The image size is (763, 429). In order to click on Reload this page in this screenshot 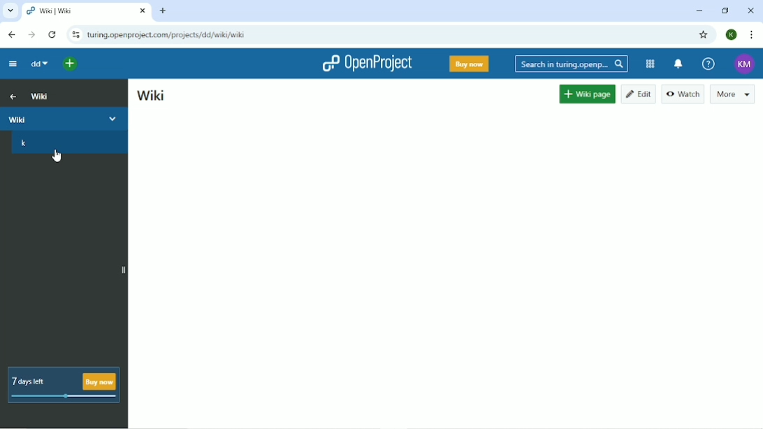, I will do `click(52, 35)`.